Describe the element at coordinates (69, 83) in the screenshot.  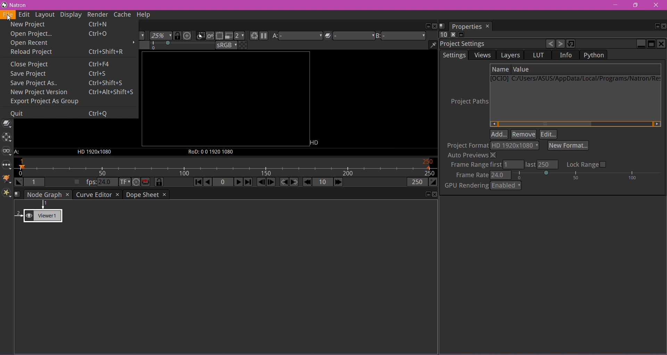
I see `Save Project As` at that location.